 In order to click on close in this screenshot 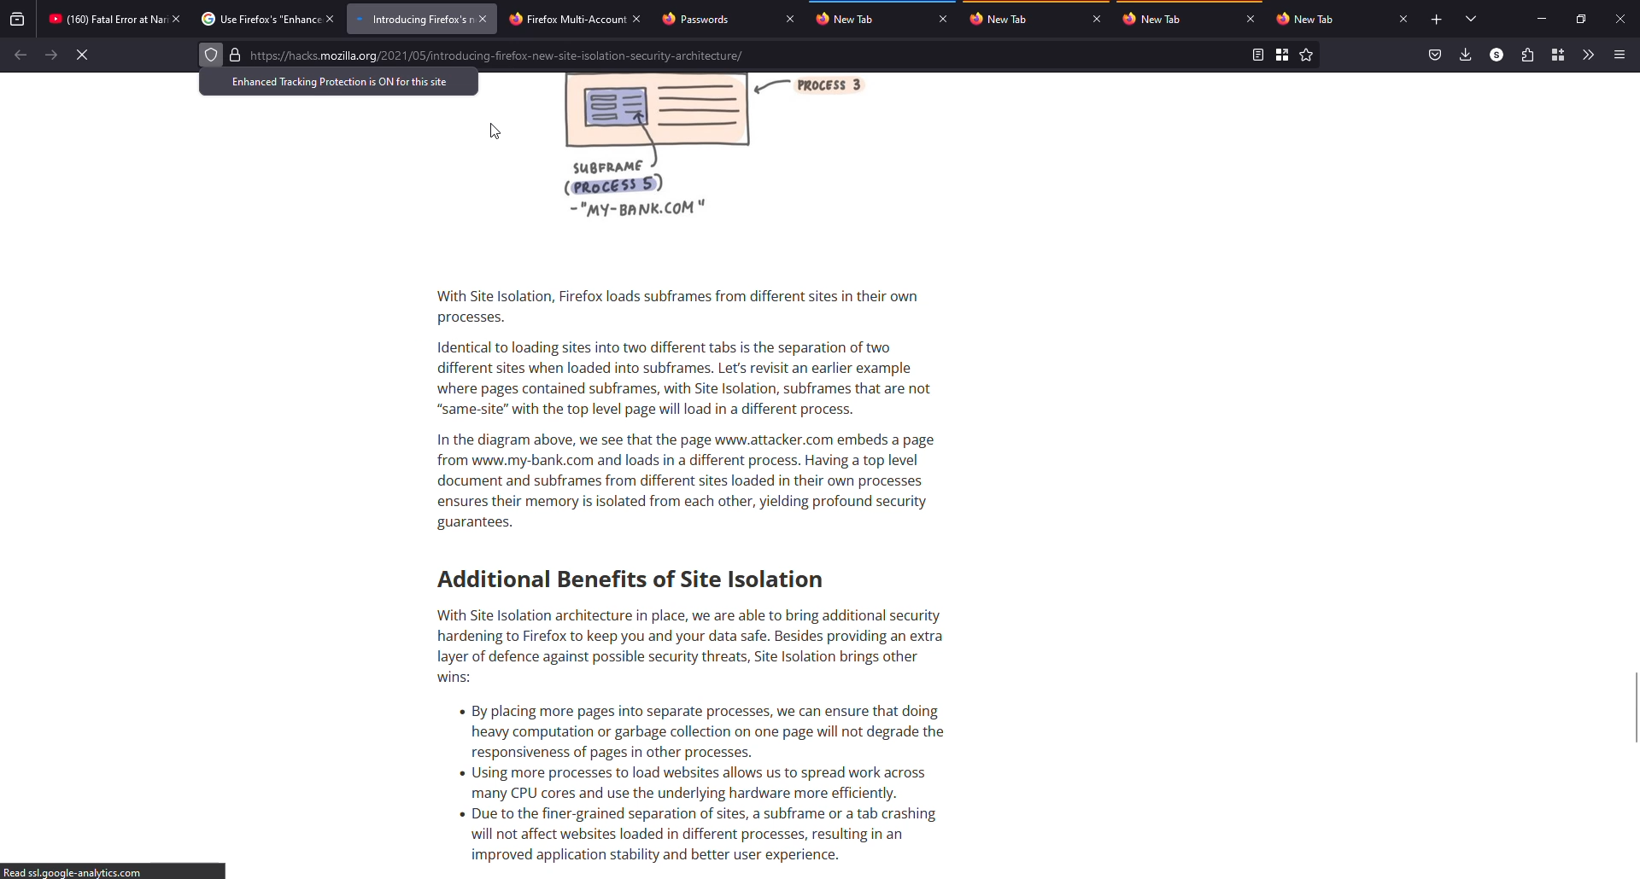, I will do `click(1252, 20)`.